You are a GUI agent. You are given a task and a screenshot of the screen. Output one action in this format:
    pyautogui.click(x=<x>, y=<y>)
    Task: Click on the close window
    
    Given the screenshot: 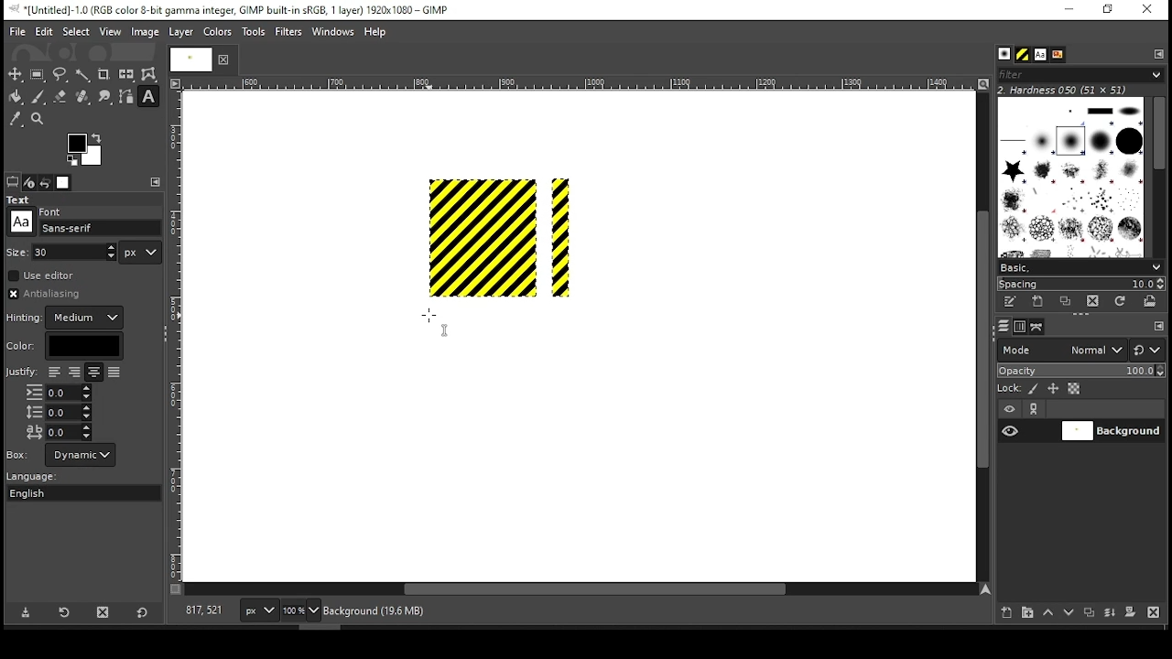 What is the action you would take?
    pyautogui.click(x=1146, y=10)
    